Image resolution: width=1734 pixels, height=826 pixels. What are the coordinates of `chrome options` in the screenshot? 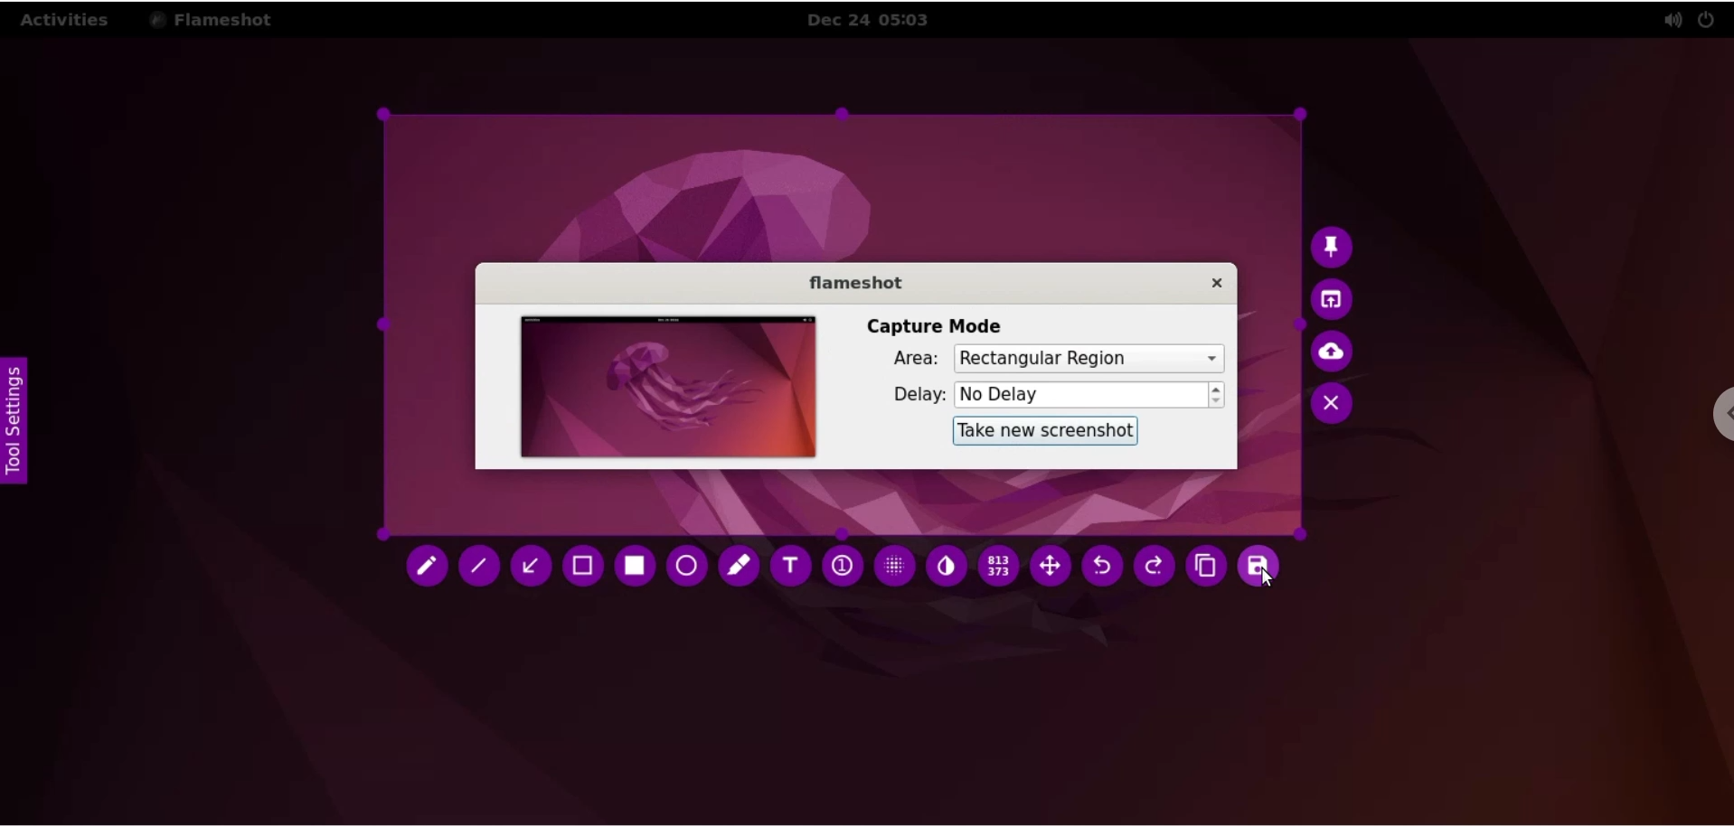 It's located at (1719, 418).